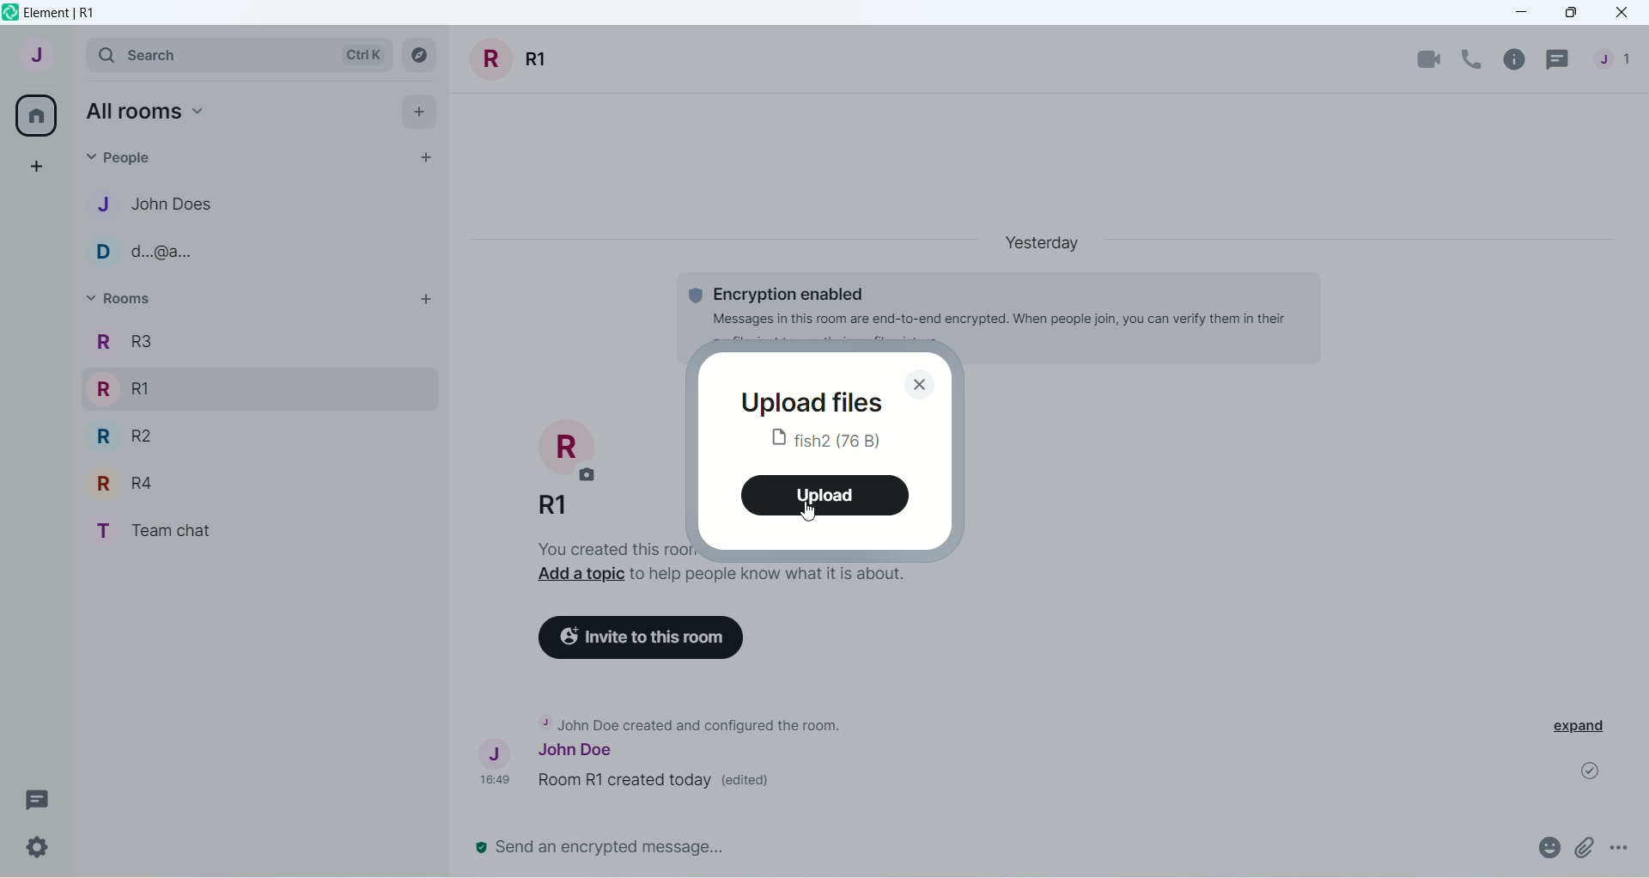  What do you see at coordinates (1471, 61) in the screenshot?
I see `voice call` at bounding box center [1471, 61].